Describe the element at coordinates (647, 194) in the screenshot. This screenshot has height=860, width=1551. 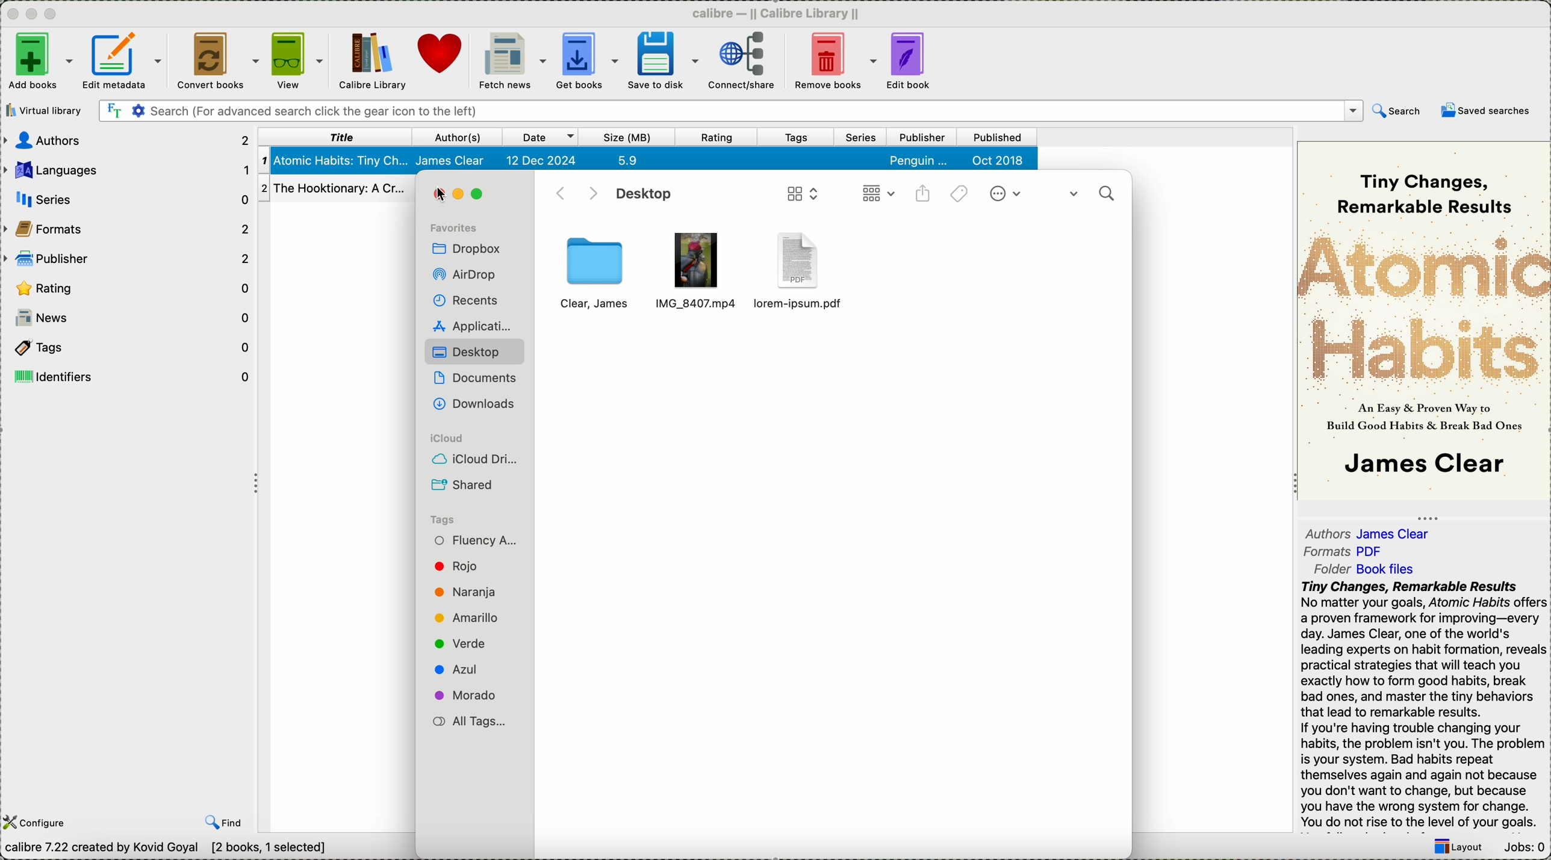
I see `desktop` at that location.